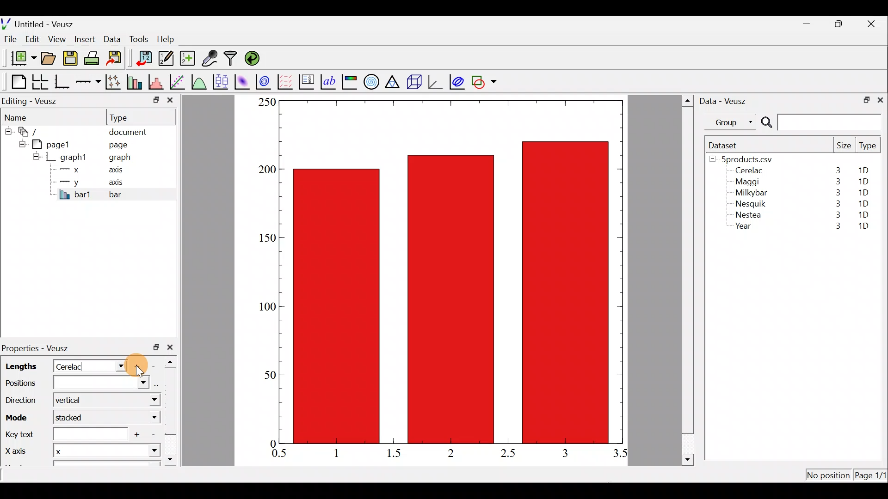 The image size is (888, 499). Describe the element at coordinates (880, 99) in the screenshot. I see `close` at that location.